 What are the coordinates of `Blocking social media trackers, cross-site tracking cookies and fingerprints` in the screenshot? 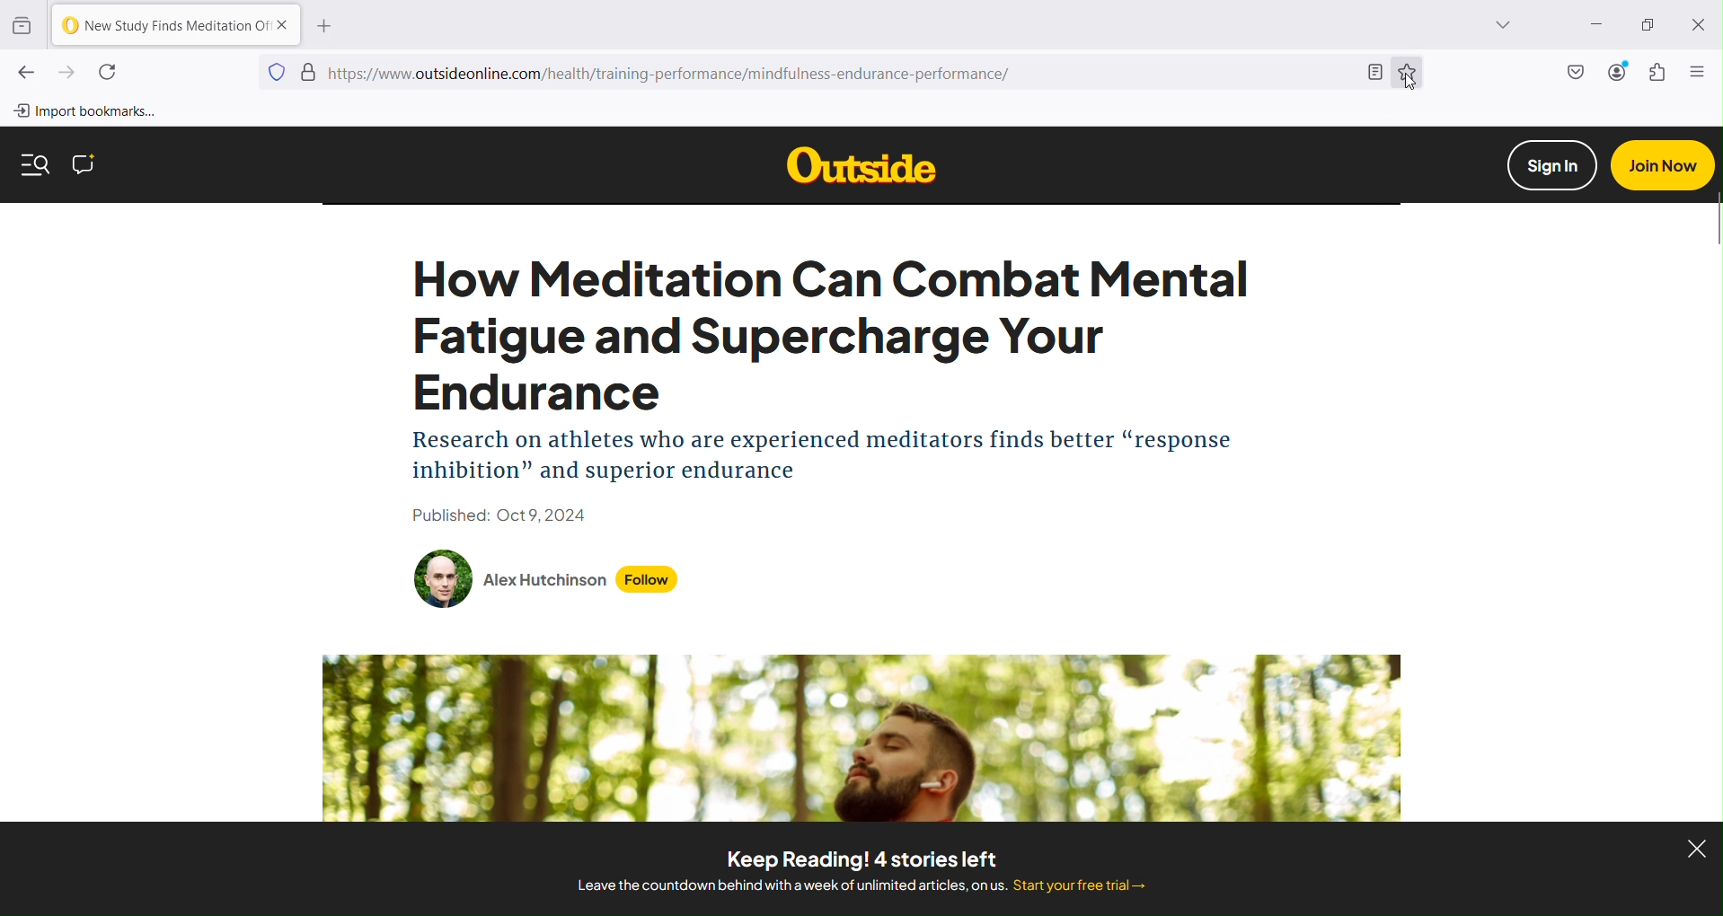 It's located at (277, 71).